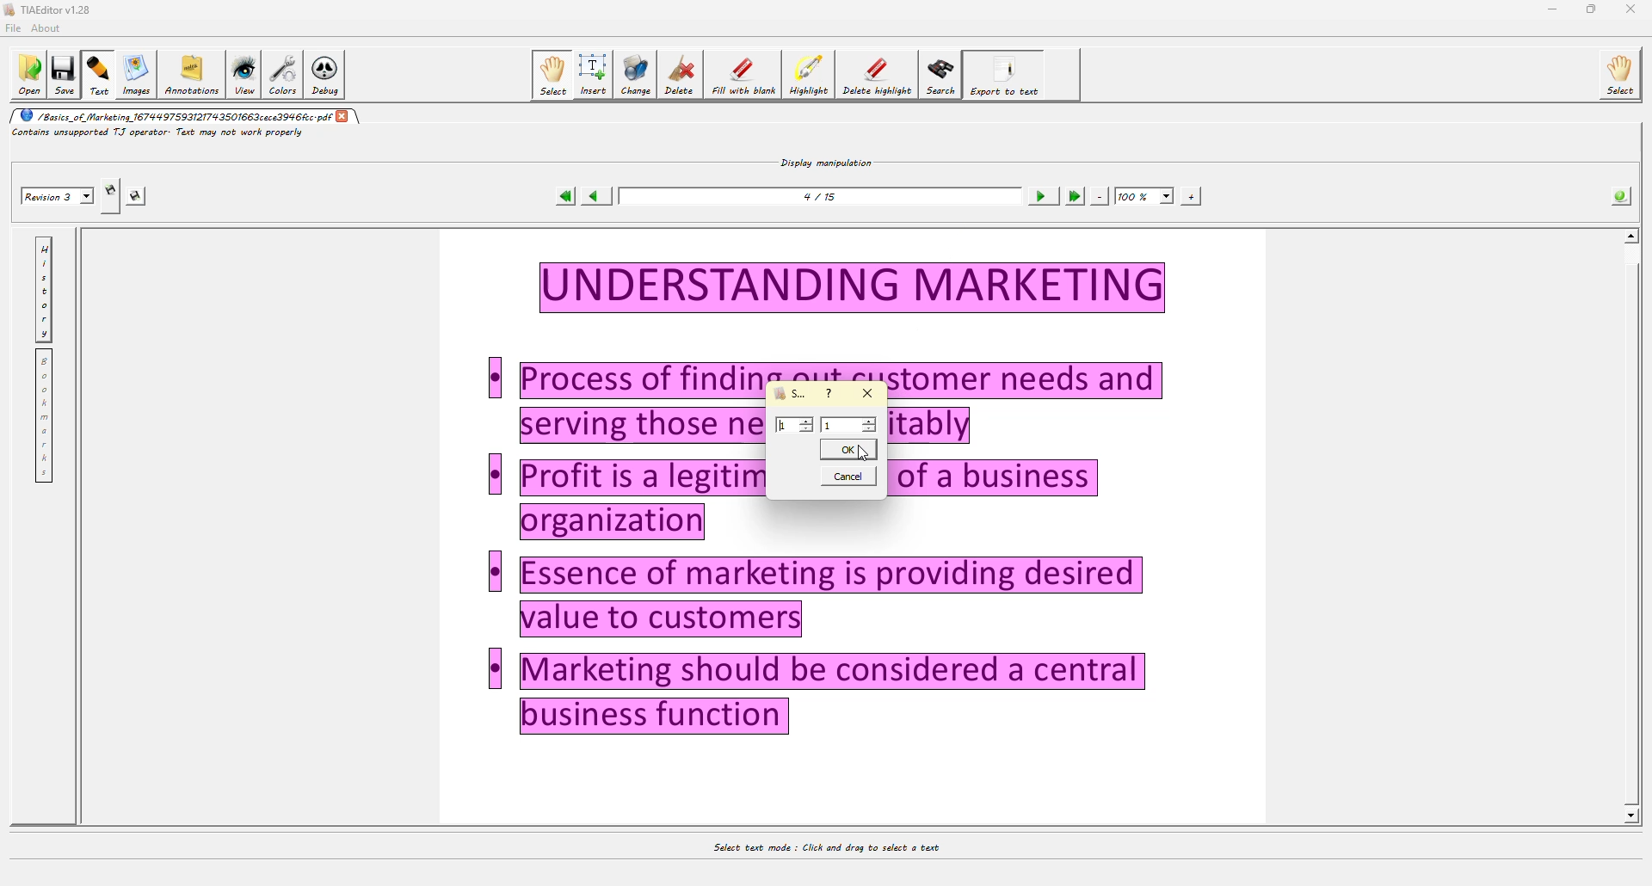 The width and height of the screenshot is (1652, 886). Describe the element at coordinates (136, 76) in the screenshot. I see `images` at that location.